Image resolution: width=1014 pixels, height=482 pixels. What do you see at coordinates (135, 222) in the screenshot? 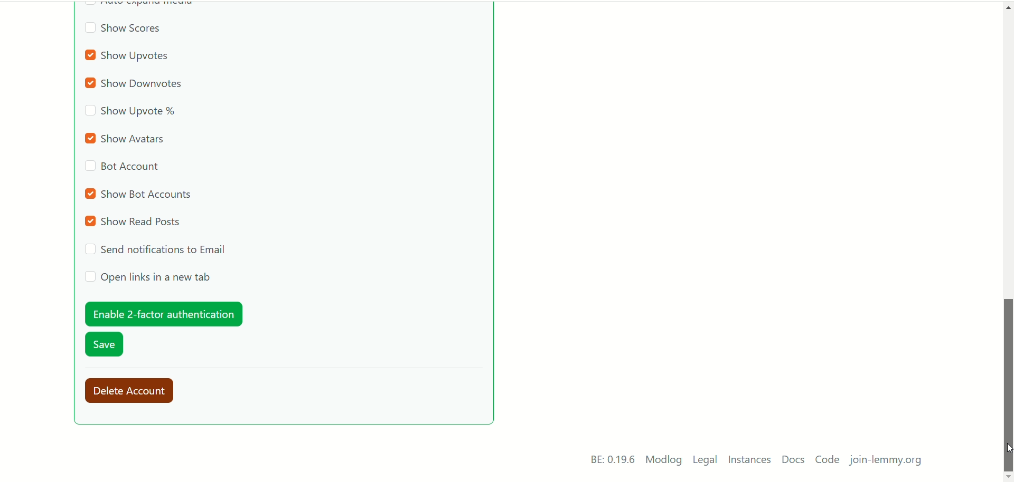
I see `show read posts` at bounding box center [135, 222].